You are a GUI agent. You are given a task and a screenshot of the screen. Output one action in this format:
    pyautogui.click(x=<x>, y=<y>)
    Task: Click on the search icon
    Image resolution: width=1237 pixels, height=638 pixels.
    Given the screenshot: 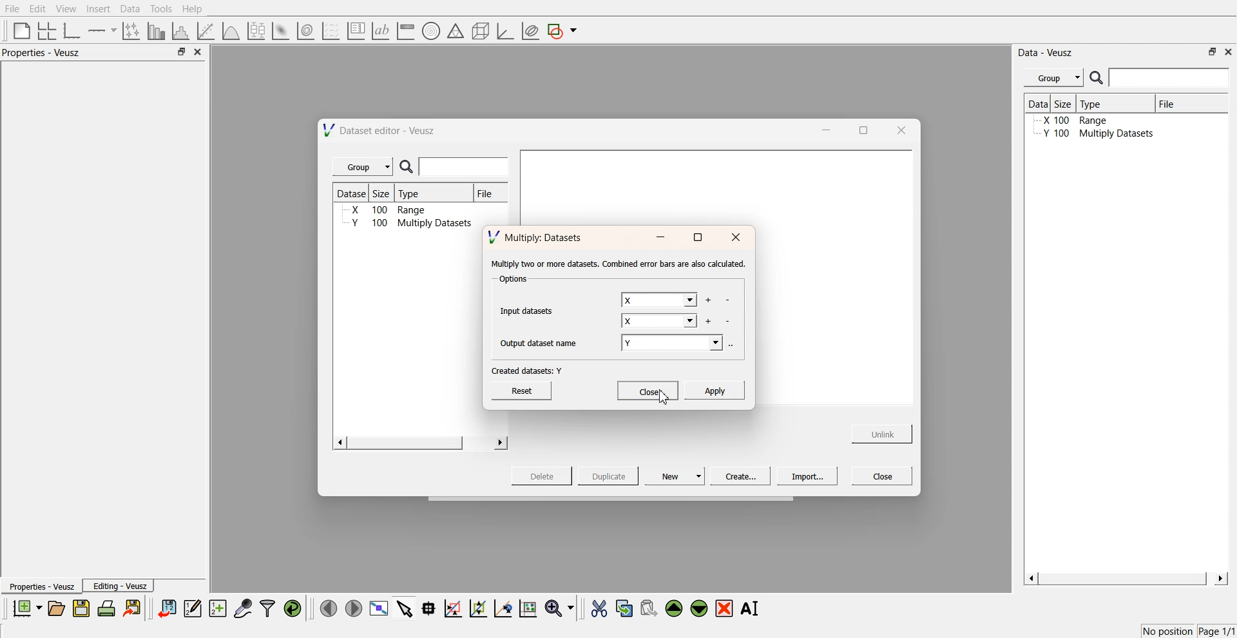 What is the action you would take?
    pyautogui.click(x=409, y=168)
    